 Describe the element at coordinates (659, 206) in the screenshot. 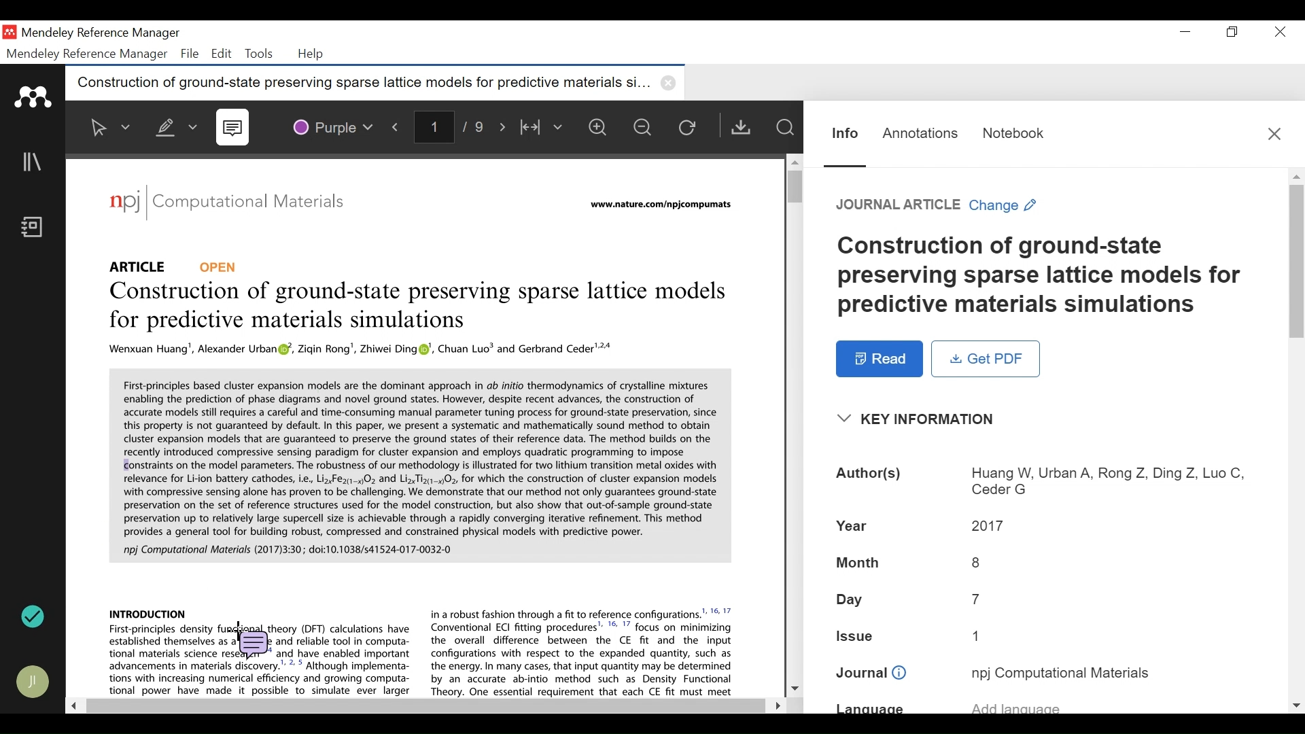

I see `URL` at that location.